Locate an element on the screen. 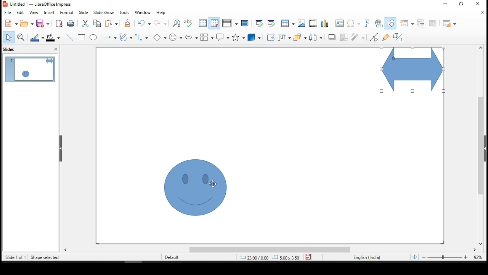 This screenshot has height=275, width=488. fit slide to current window is located at coordinates (414, 257).